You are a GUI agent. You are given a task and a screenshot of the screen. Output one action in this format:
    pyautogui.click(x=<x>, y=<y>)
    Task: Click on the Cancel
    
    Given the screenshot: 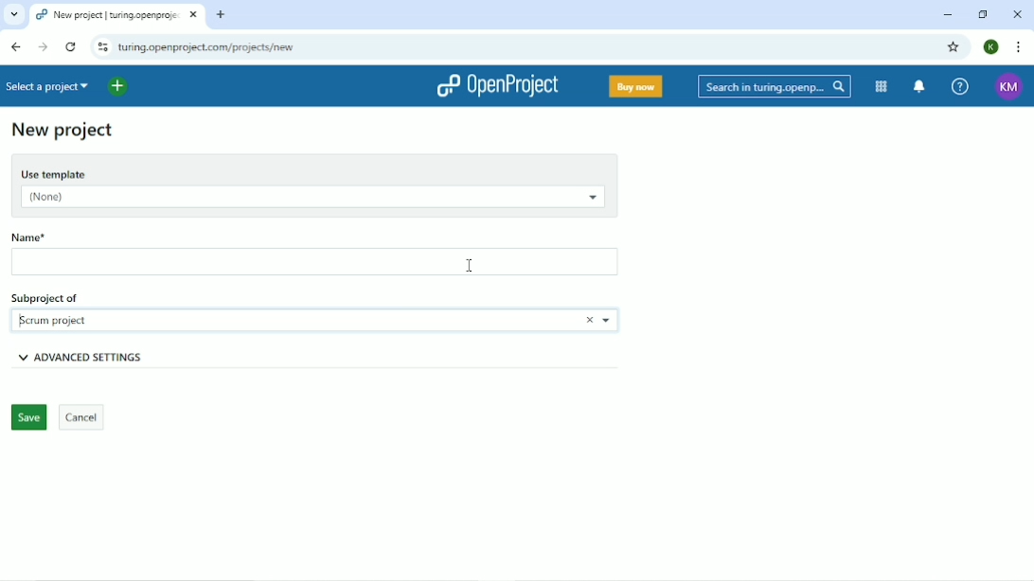 What is the action you would take?
    pyautogui.click(x=82, y=417)
    